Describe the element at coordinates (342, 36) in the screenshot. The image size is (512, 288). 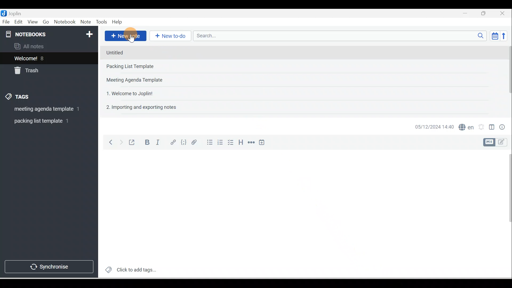
I see `Search bar` at that location.